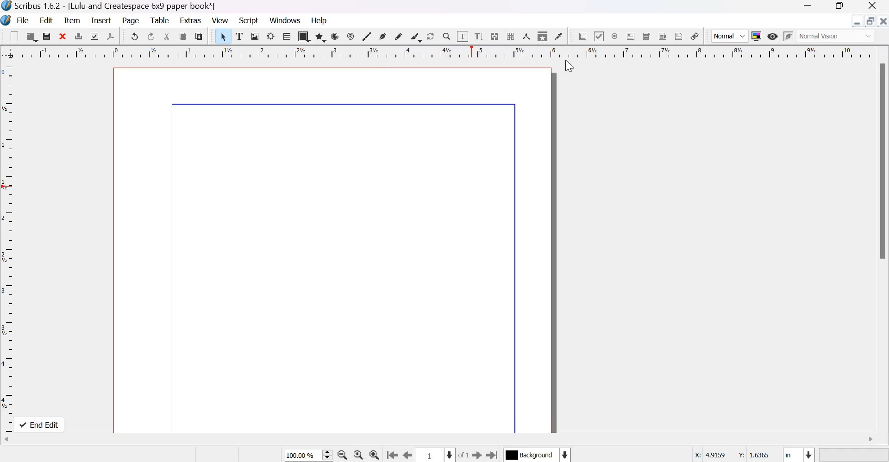 This screenshot has height=462, width=889. I want to click on Close, so click(883, 21).